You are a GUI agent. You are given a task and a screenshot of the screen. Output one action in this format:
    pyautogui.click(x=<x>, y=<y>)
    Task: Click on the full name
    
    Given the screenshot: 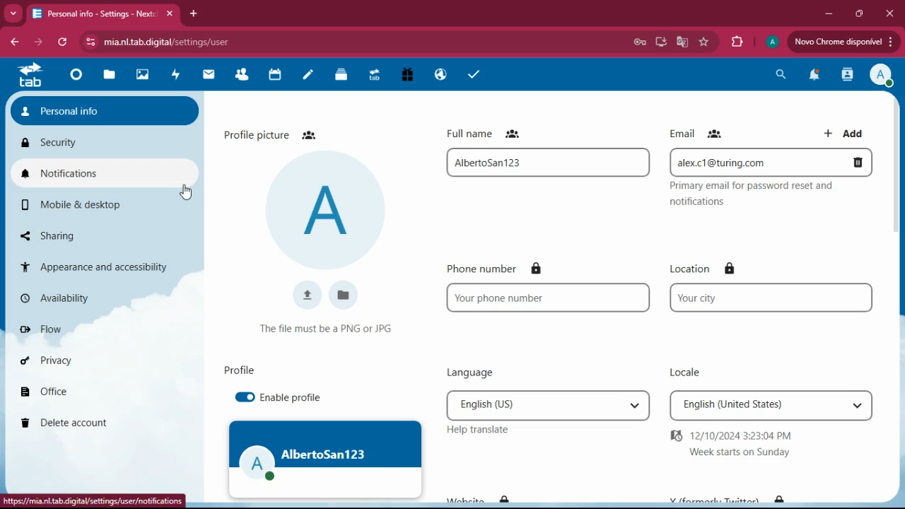 What is the action you would take?
    pyautogui.click(x=493, y=133)
    